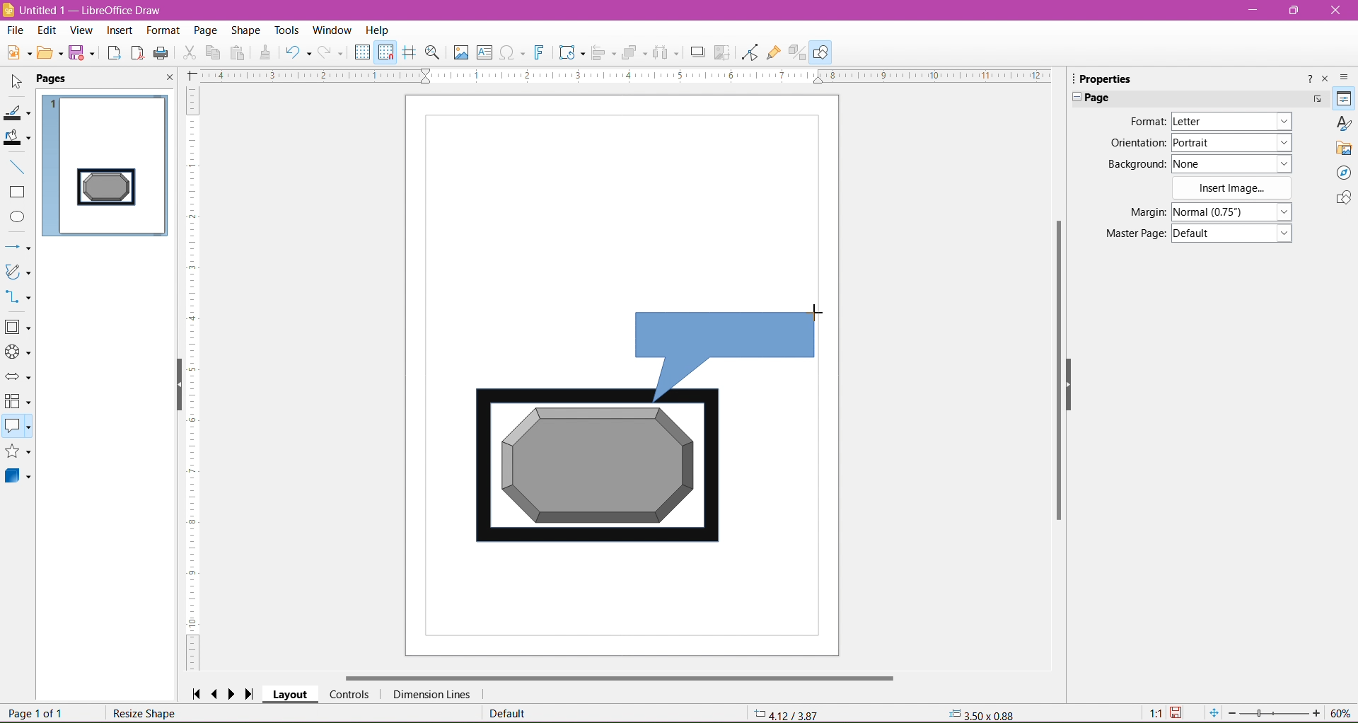 Image resolution: width=1358 pixels, height=723 pixels. What do you see at coordinates (18, 428) in the screenshot?
I see `Callout shapes` at bounding box center [18, 428].